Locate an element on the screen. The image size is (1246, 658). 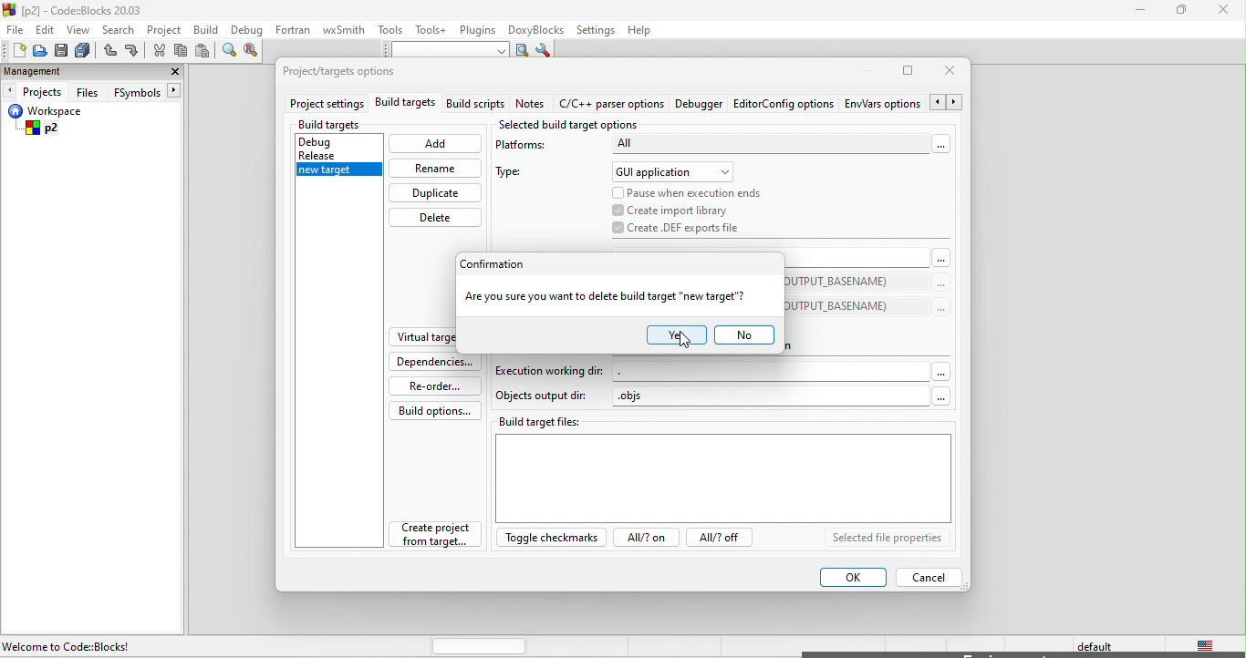
delete is located at coordinates (437, 218).